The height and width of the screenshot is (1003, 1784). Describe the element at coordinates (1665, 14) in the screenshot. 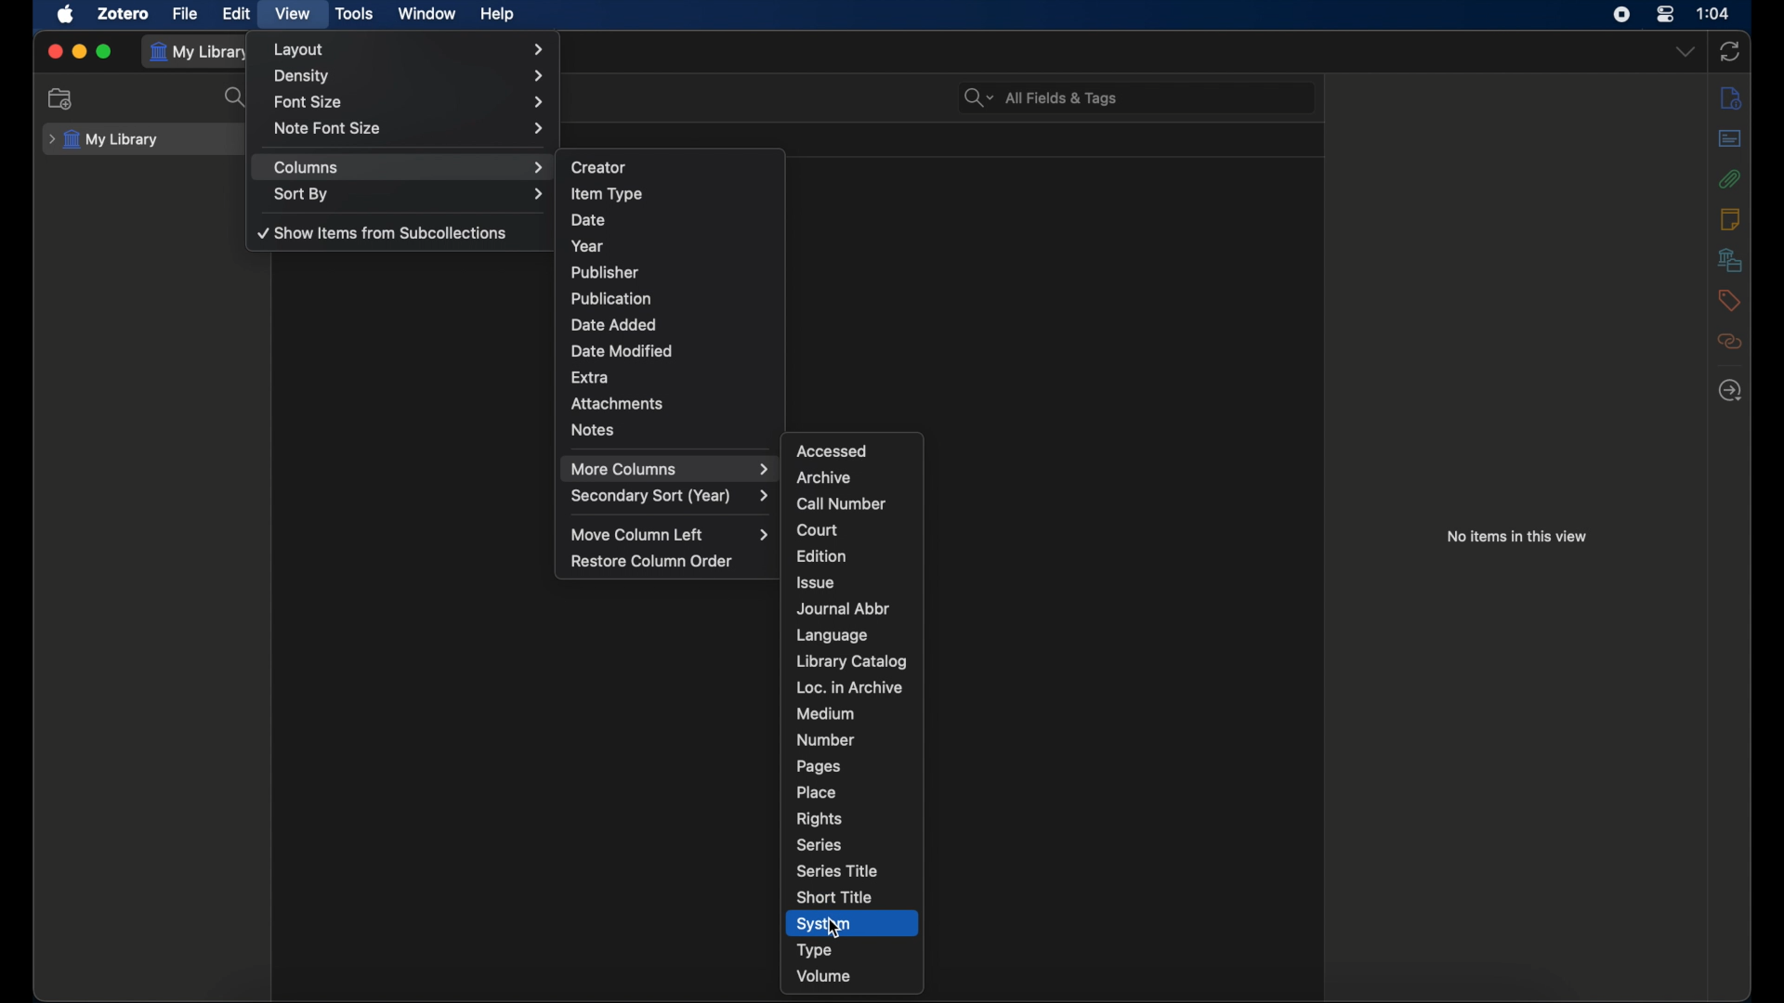

I see `control center` at that location.